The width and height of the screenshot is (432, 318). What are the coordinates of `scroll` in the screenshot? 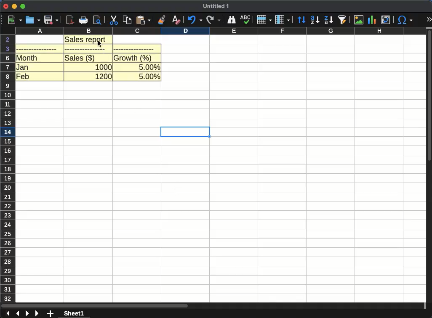 It's located at (212, 306).